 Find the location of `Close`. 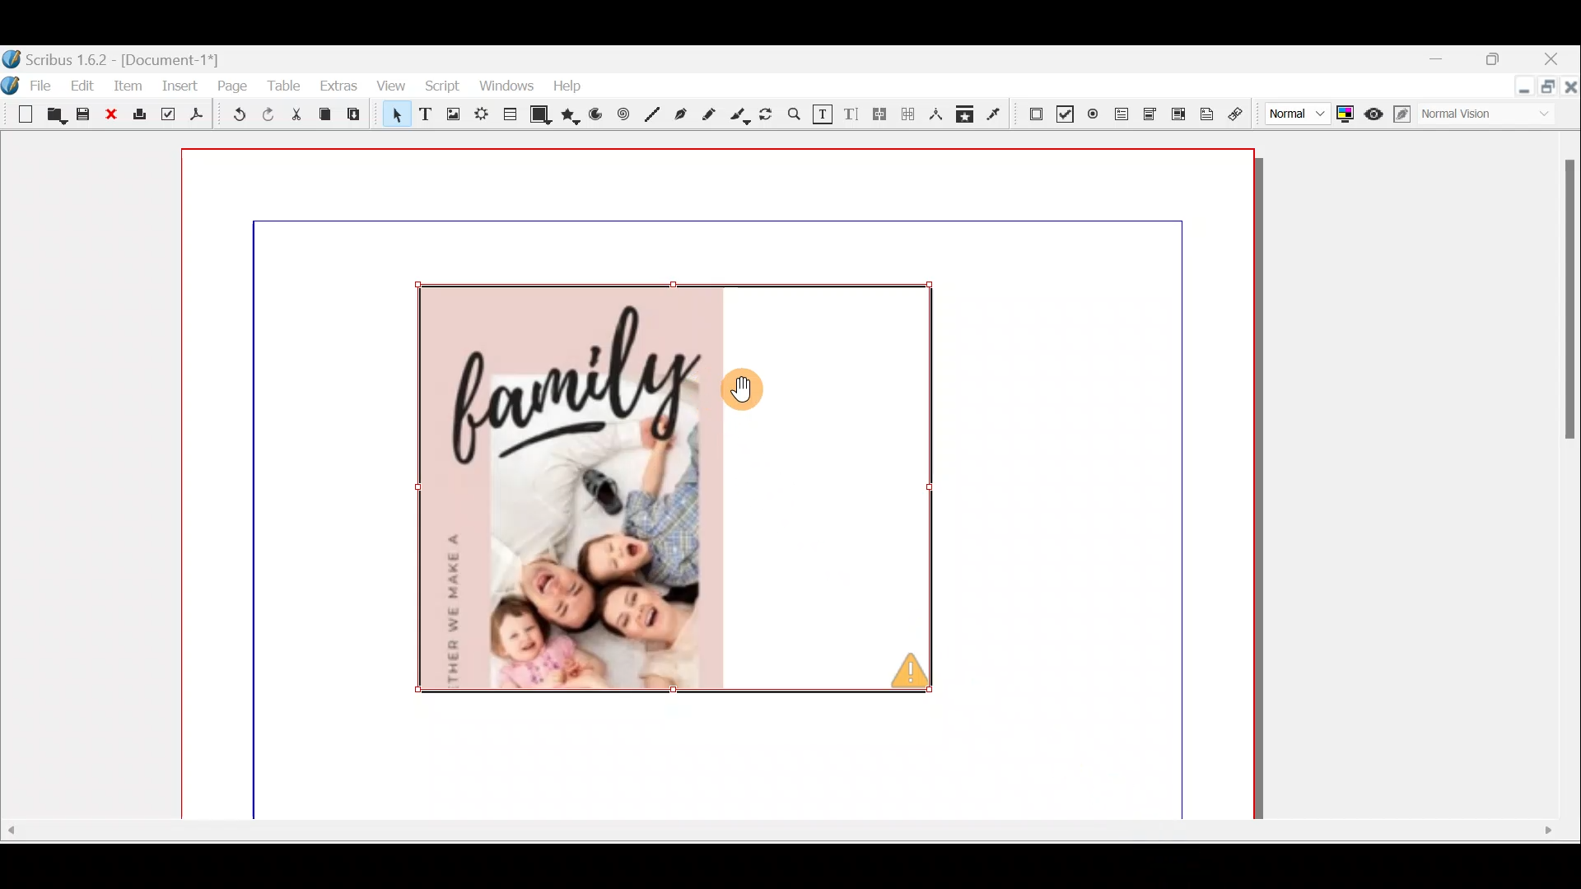

Close is located at coordinates (114, 115).